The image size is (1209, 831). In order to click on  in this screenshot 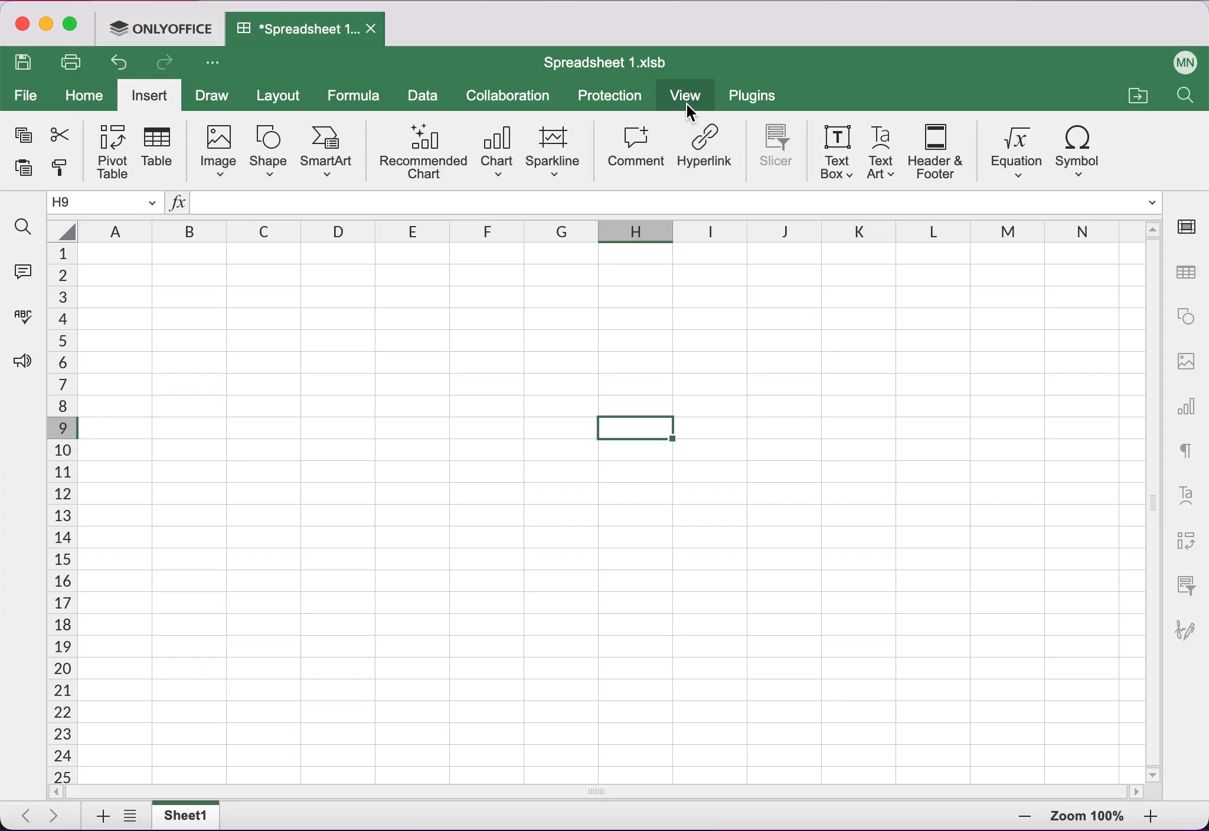, I will do `click(1179, 221)`.